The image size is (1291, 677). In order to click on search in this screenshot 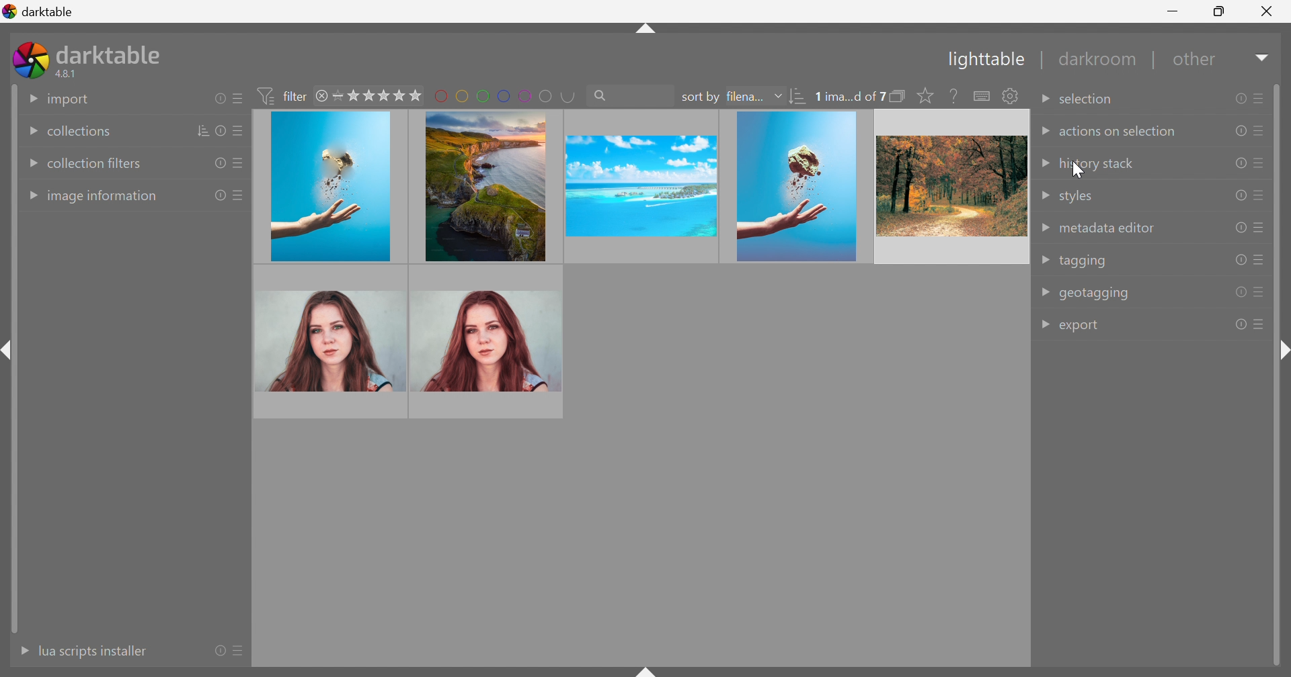, I will do `click(628, 94)`.